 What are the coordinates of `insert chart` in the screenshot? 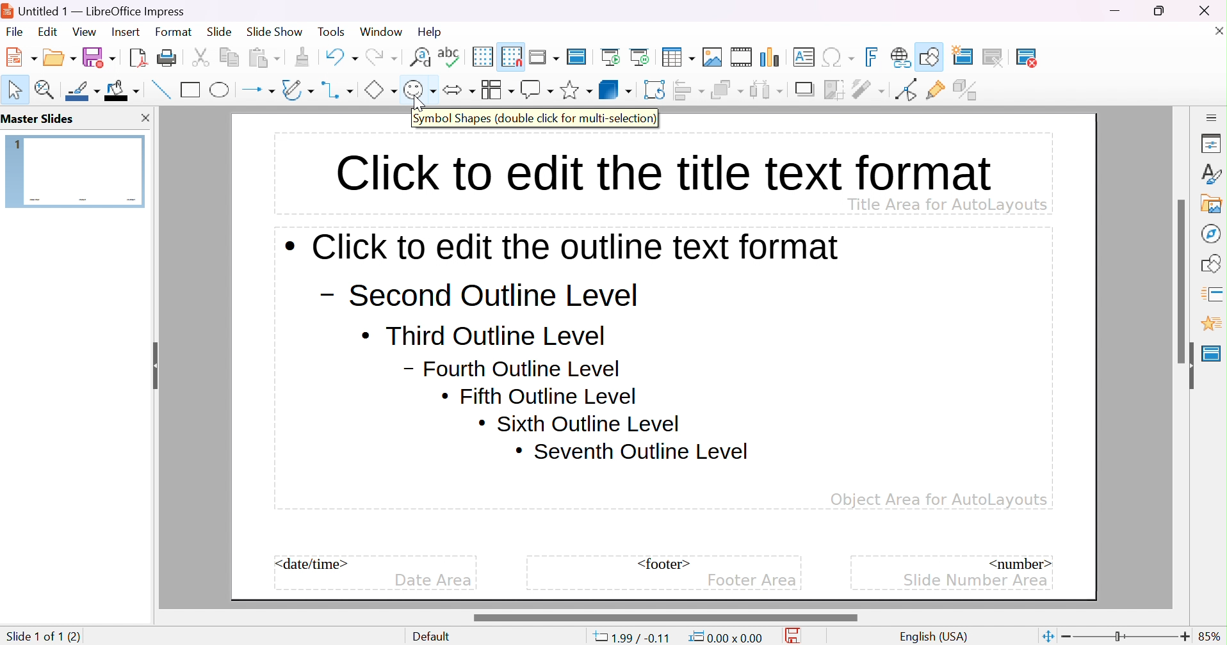 It's located at (772, 57).